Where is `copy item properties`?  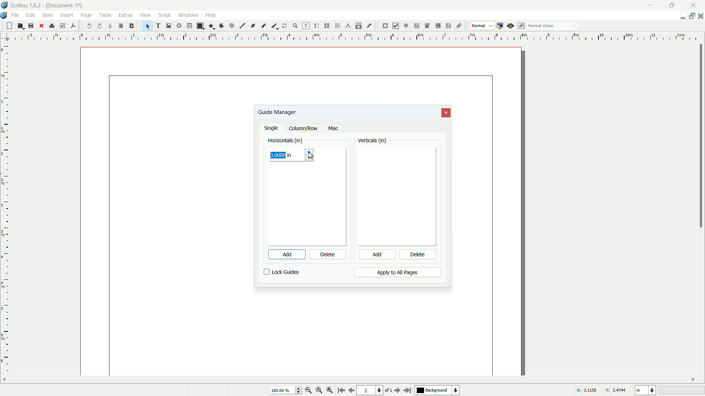
copy item properties is located at coordinates (359, 26).